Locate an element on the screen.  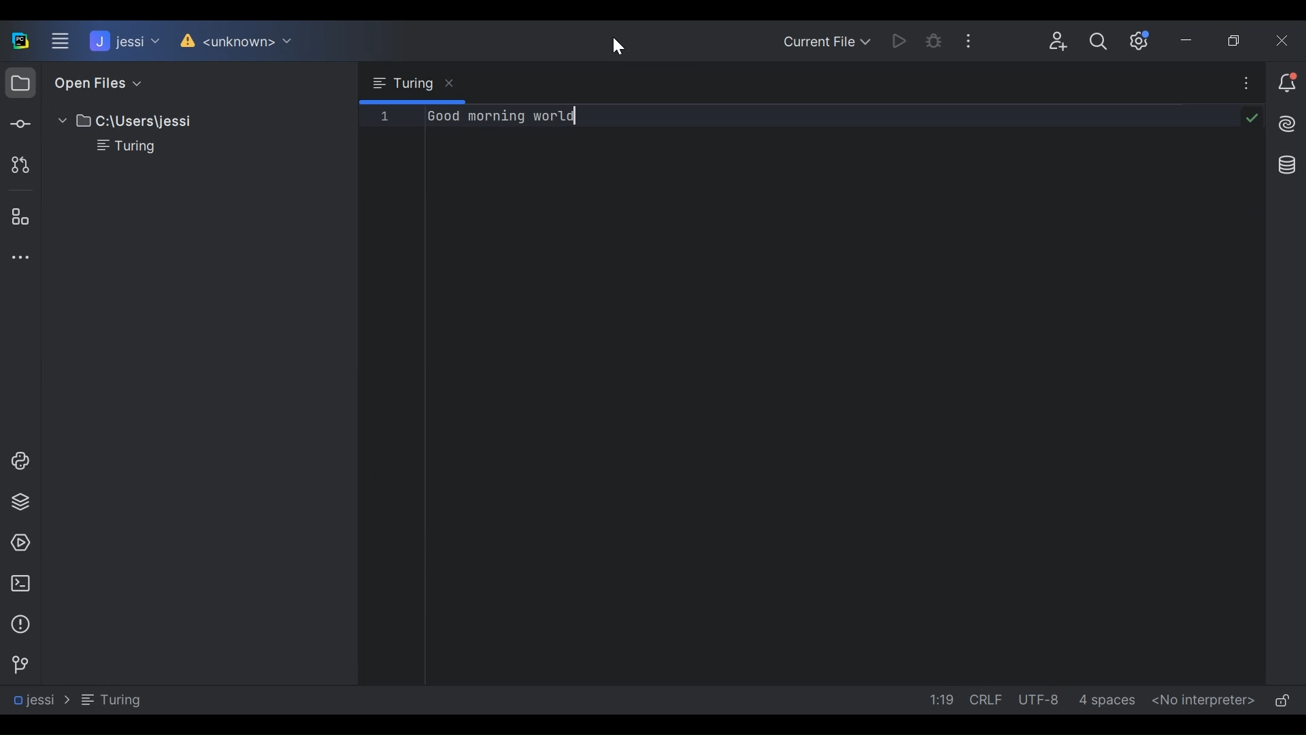
No interpreter is located at coordinates (1205, 700).